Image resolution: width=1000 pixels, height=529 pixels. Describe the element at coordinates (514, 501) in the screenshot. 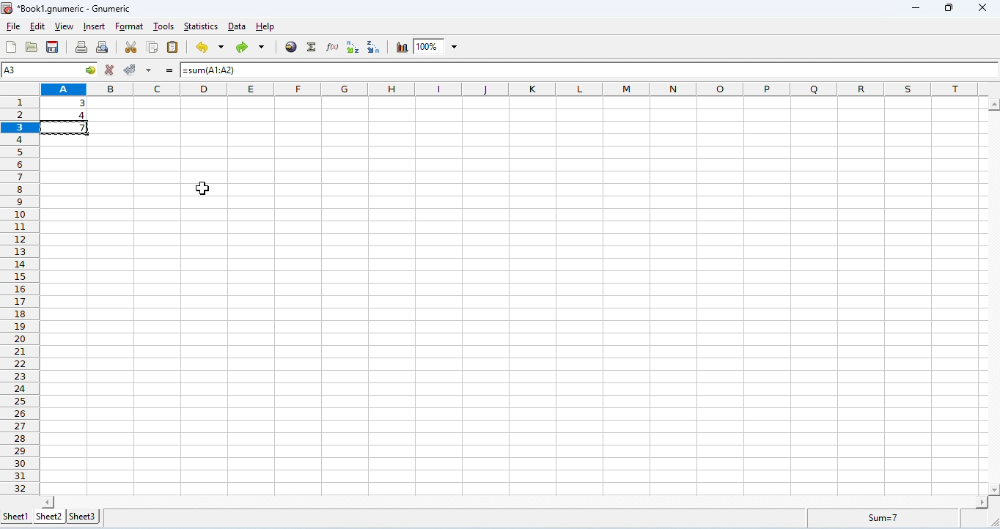

I see `space for horizontal column` at that location.